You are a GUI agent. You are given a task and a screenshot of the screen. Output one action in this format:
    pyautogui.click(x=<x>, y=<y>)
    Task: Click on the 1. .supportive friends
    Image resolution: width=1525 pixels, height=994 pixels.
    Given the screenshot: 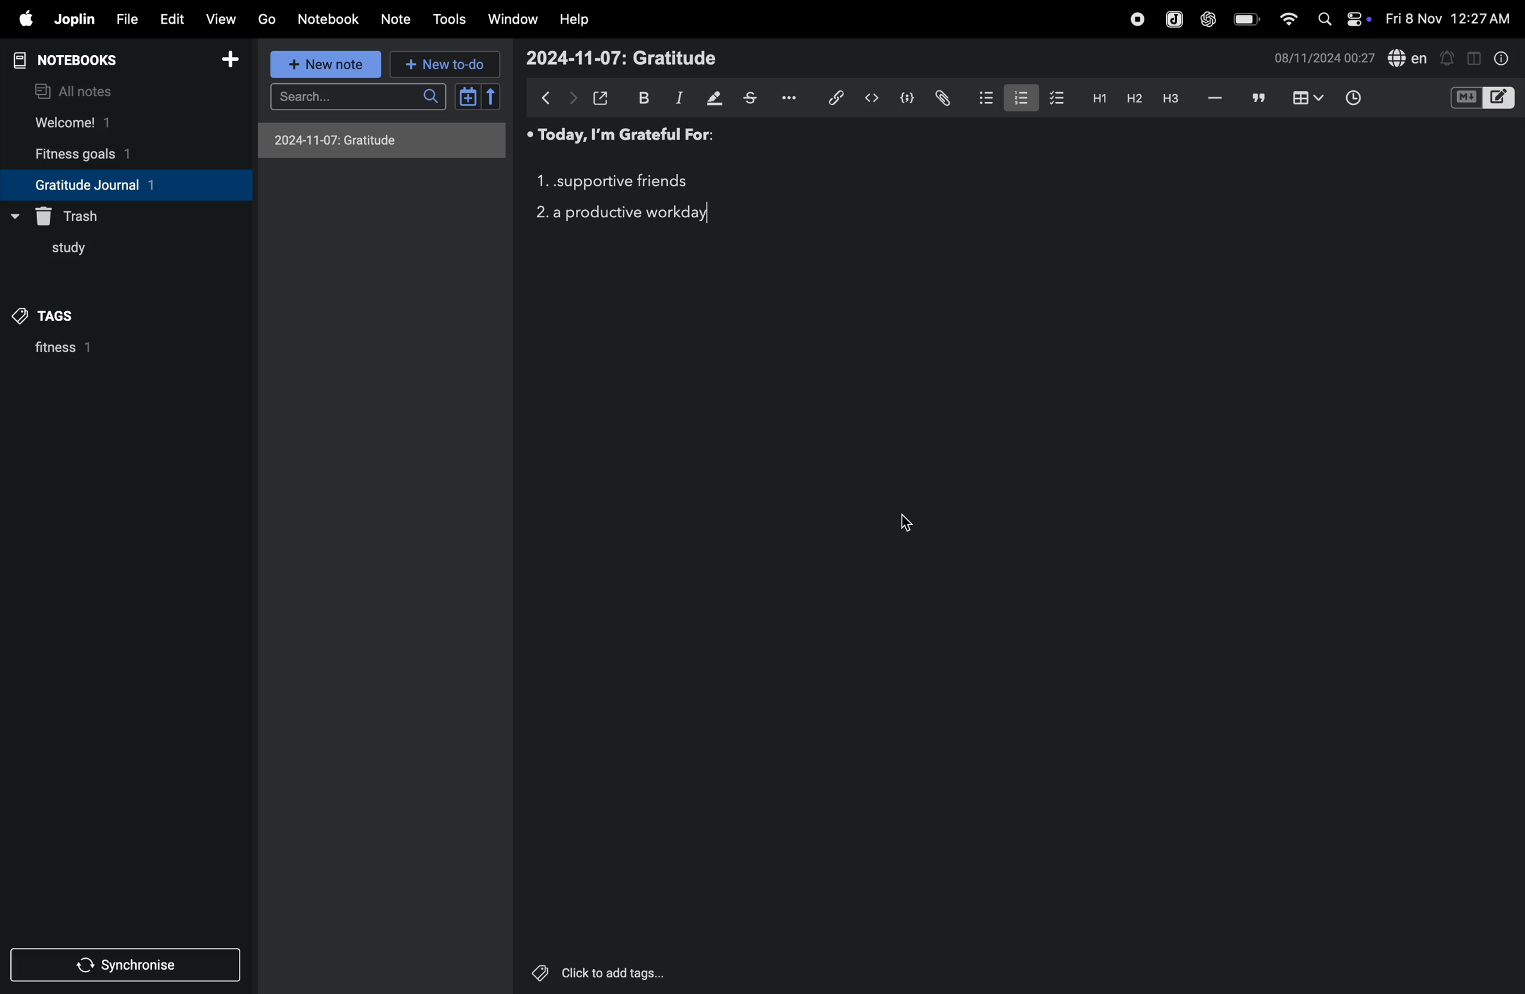 What is the action you would take?
    pyautogui.click(x=611, y=182)
    